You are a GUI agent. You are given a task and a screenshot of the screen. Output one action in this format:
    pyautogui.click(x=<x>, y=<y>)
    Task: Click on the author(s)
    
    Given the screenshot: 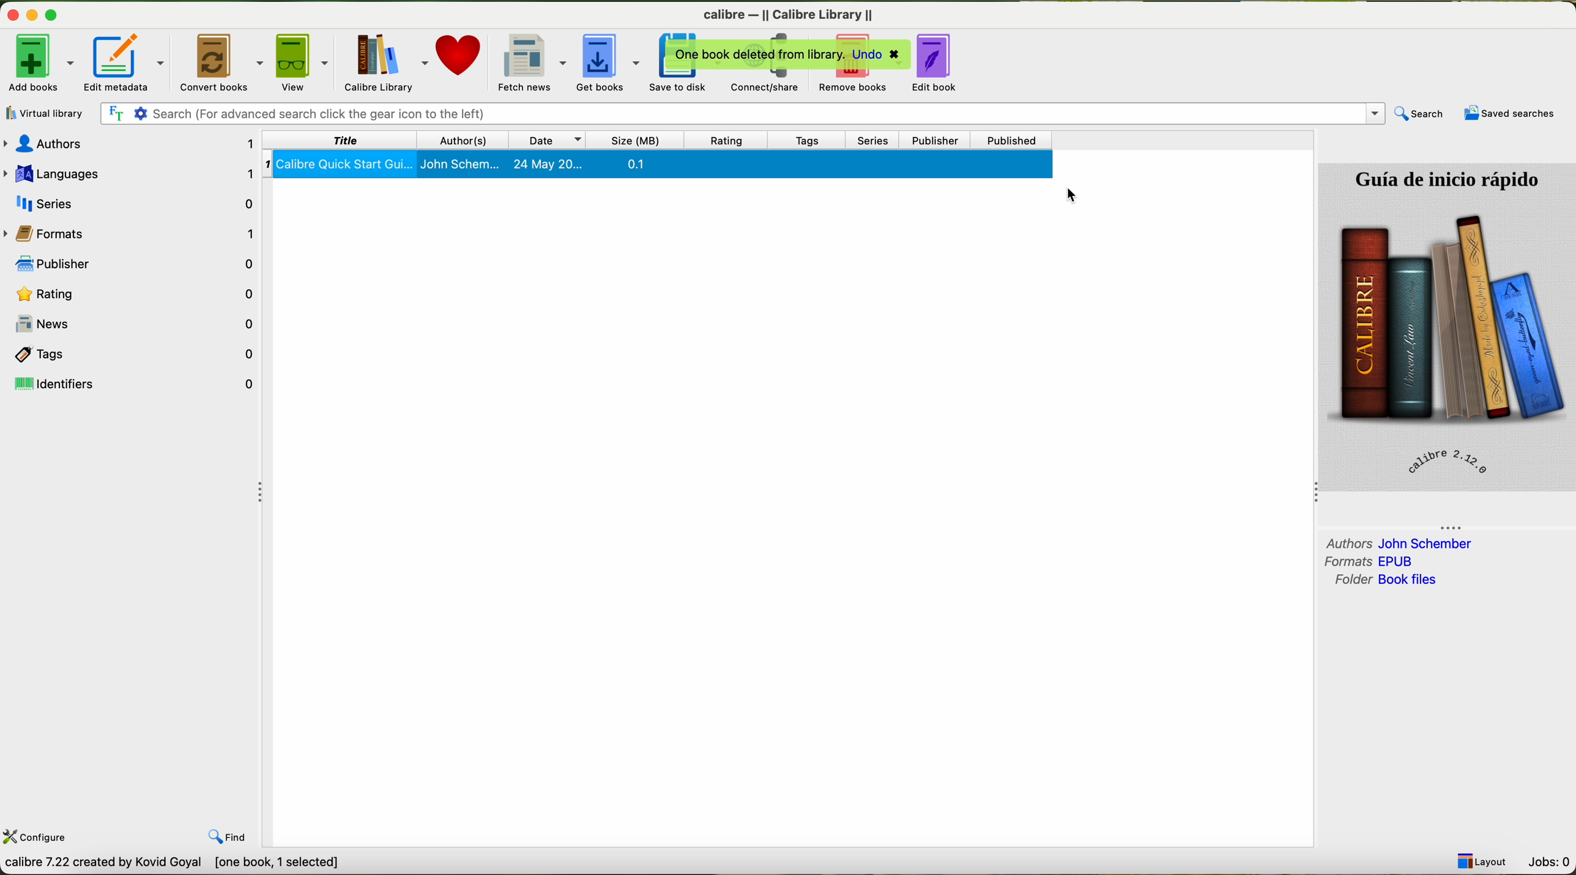 What is the action you would take?
    pyautogui.click(x=464, y=140)
    